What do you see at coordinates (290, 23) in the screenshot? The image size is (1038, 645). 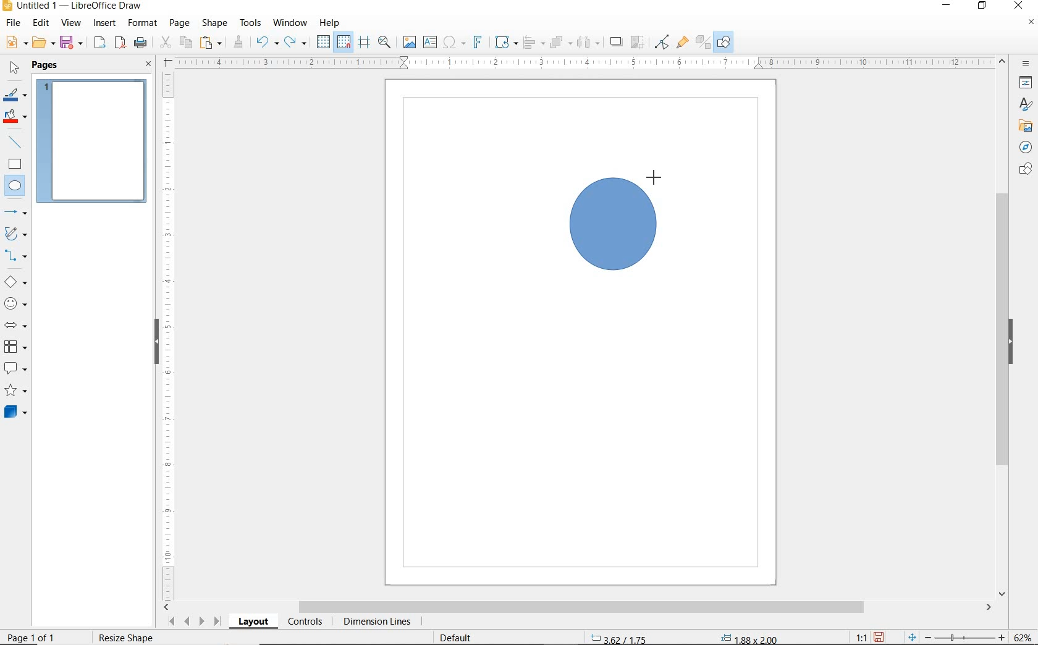 I see `WINDOW` at bounding box center [290, 23].